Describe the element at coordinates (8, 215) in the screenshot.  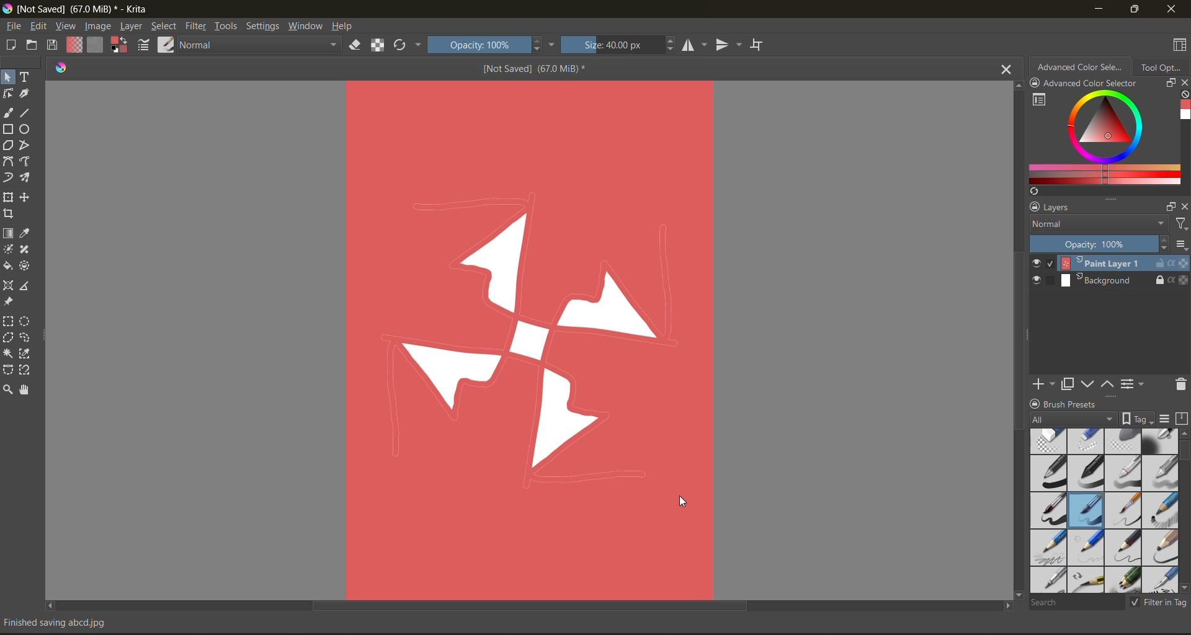
I see `tools` at that location.